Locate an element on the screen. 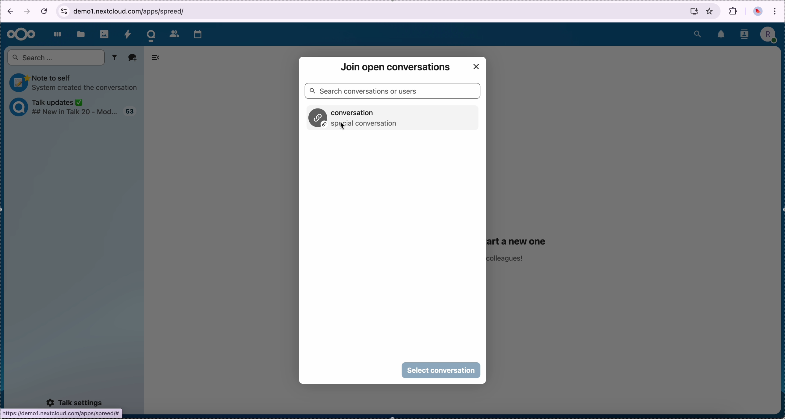 Image resolution: width=785 pixels, height=419 pixels. cursor on talk is located at coordinates (153, 34).